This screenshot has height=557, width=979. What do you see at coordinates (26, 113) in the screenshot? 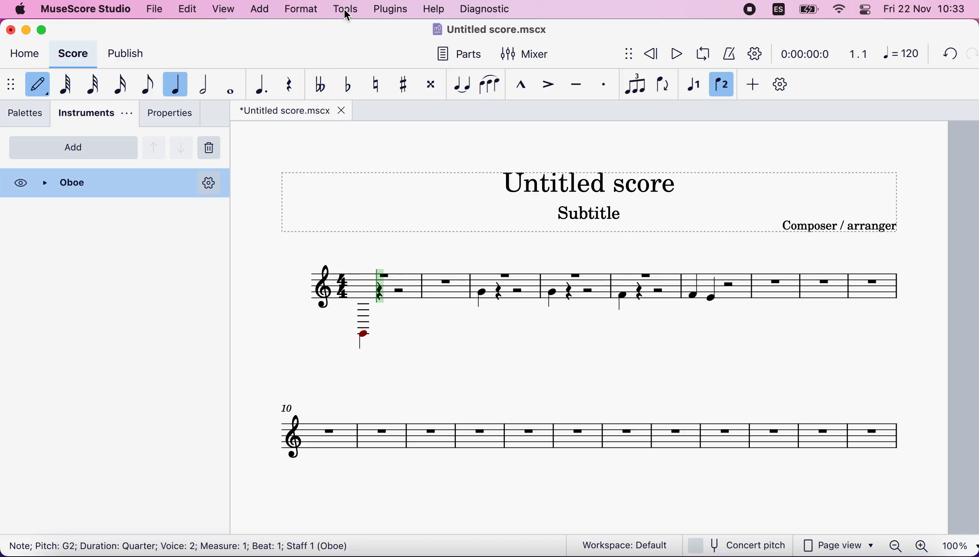
I see `palettes` at bounding box center [26, 113].